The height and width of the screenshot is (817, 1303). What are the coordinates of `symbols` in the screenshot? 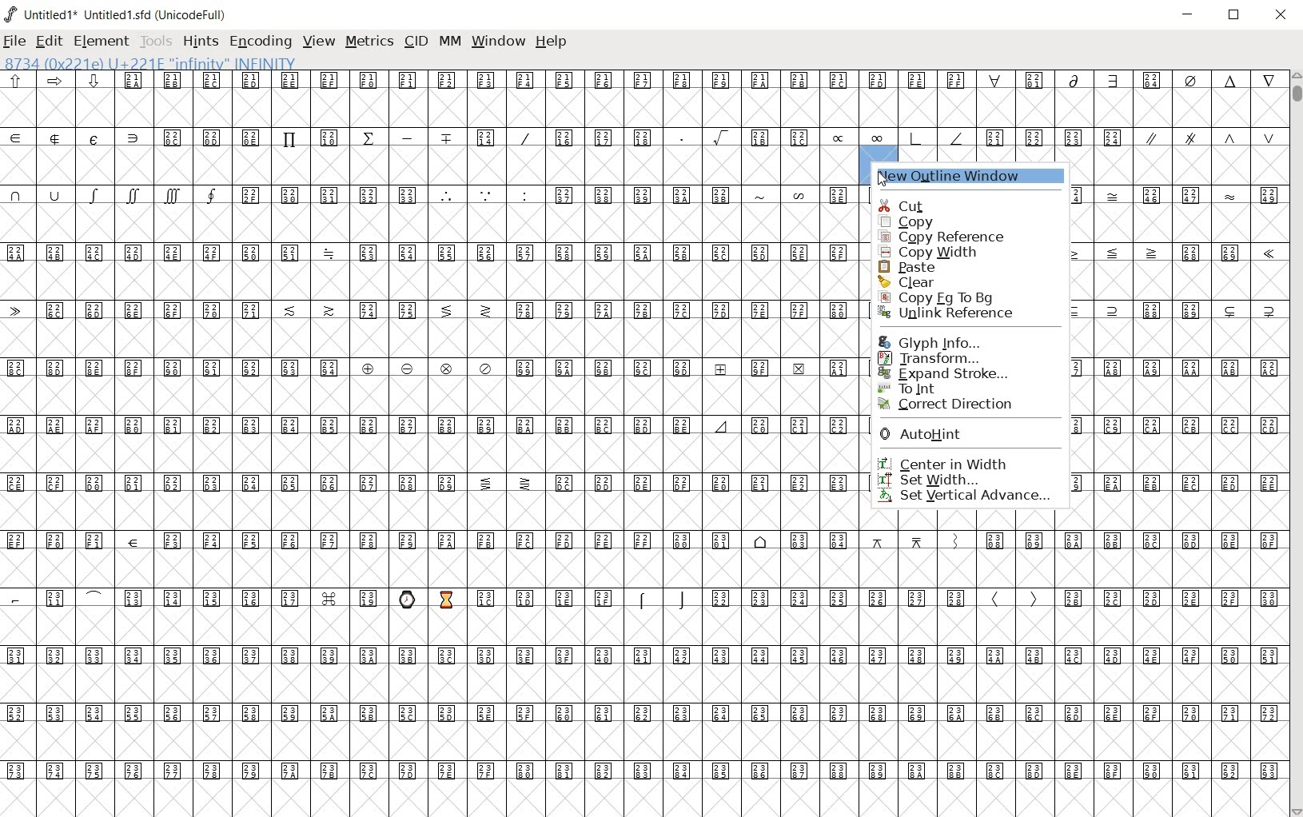 It's located at (663, 598).